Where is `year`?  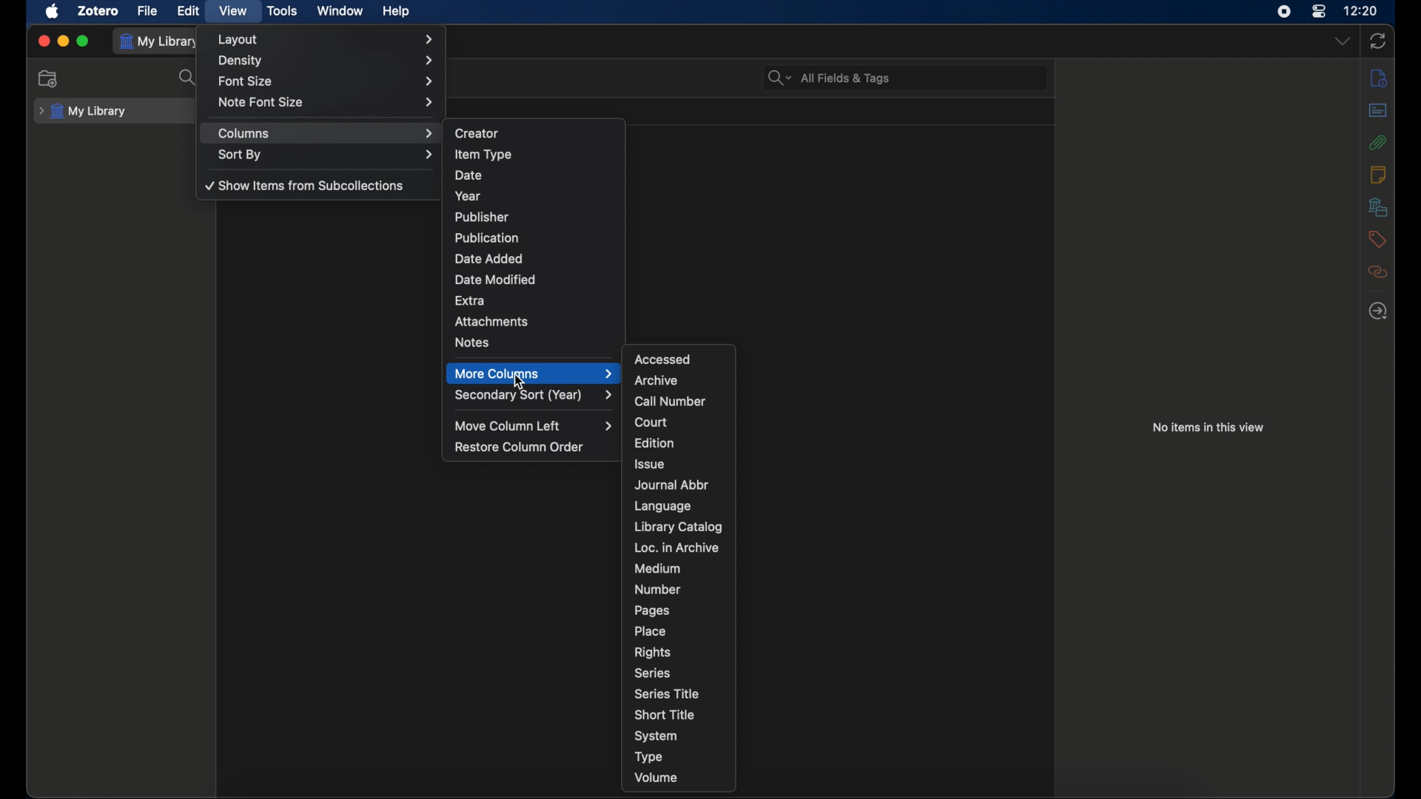 year is located at coordinates (468, 195).